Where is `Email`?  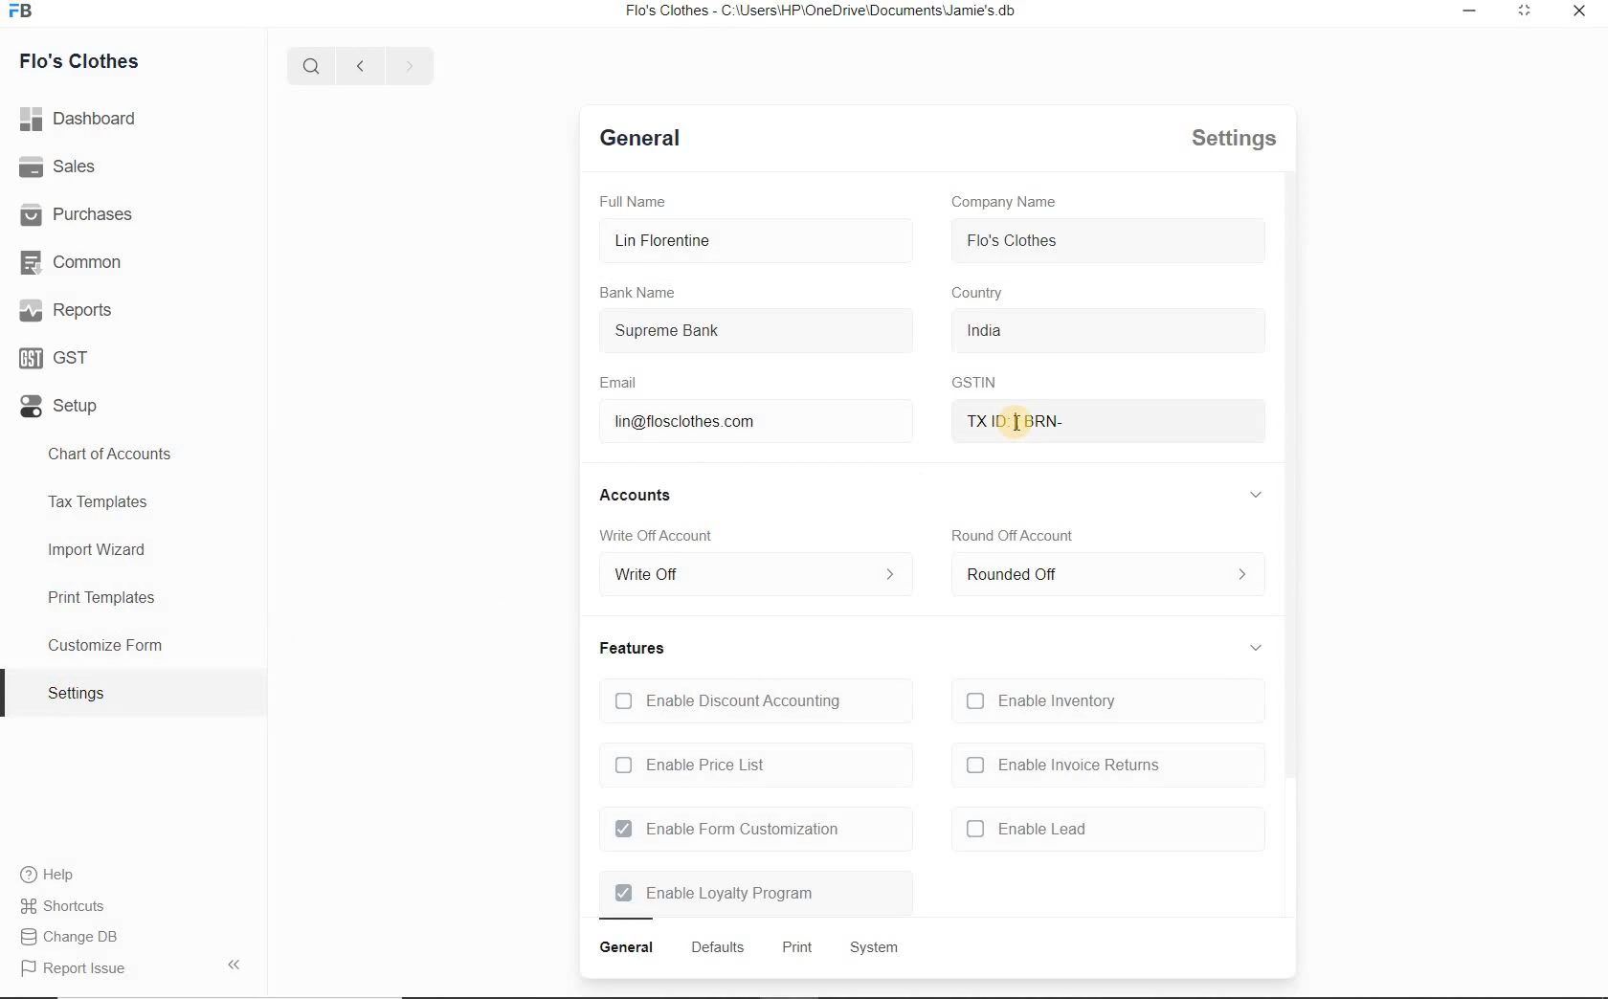 Email is located at coordinates (622, 383).